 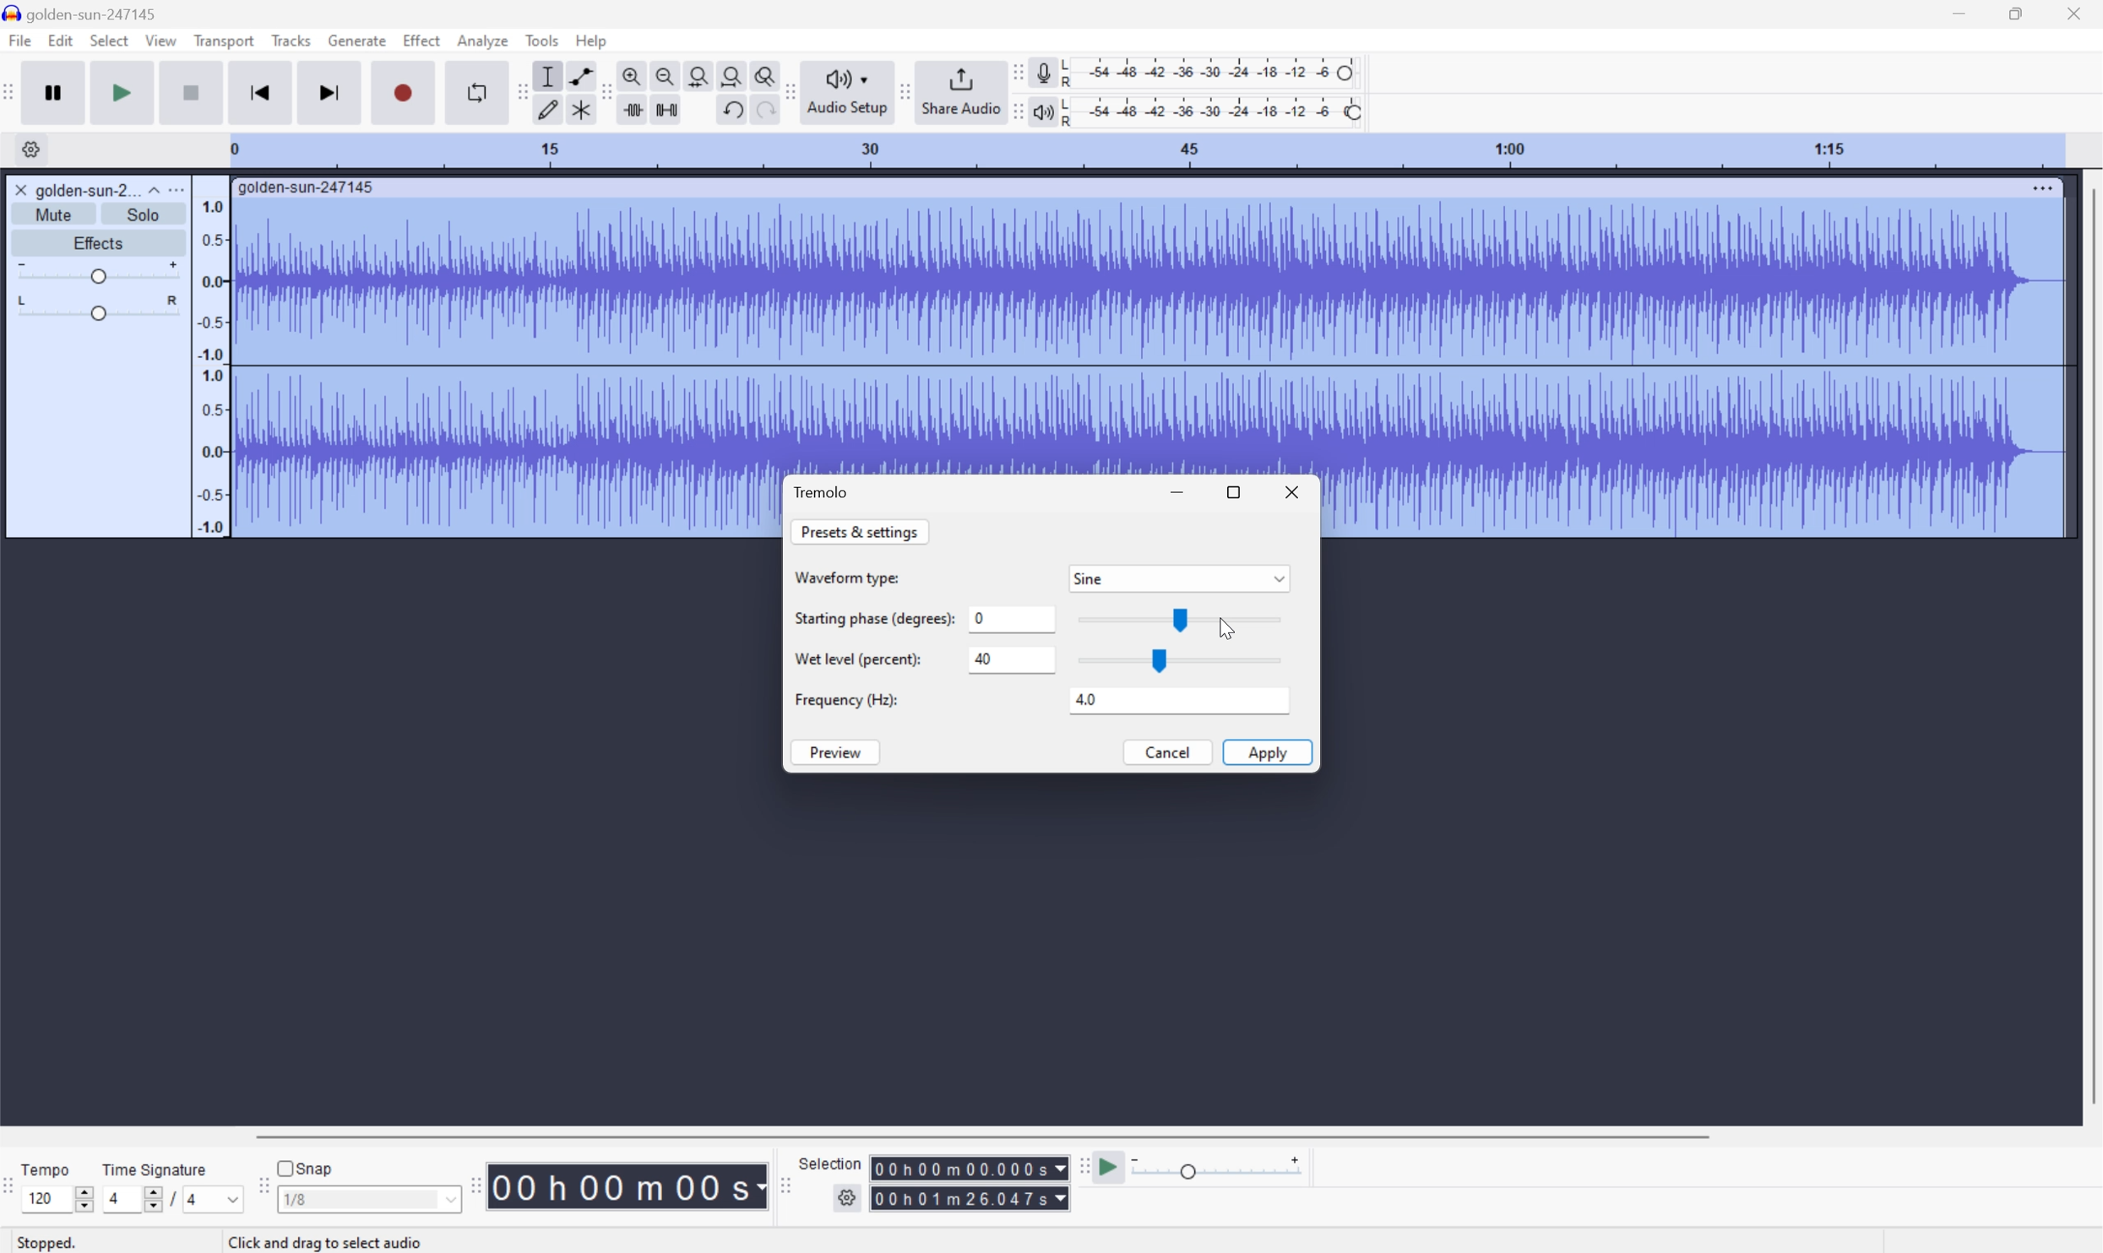 What do you see at coordinates (54, 214) in the screenshot?
I see `Mute` at bounding box center [54, 214].